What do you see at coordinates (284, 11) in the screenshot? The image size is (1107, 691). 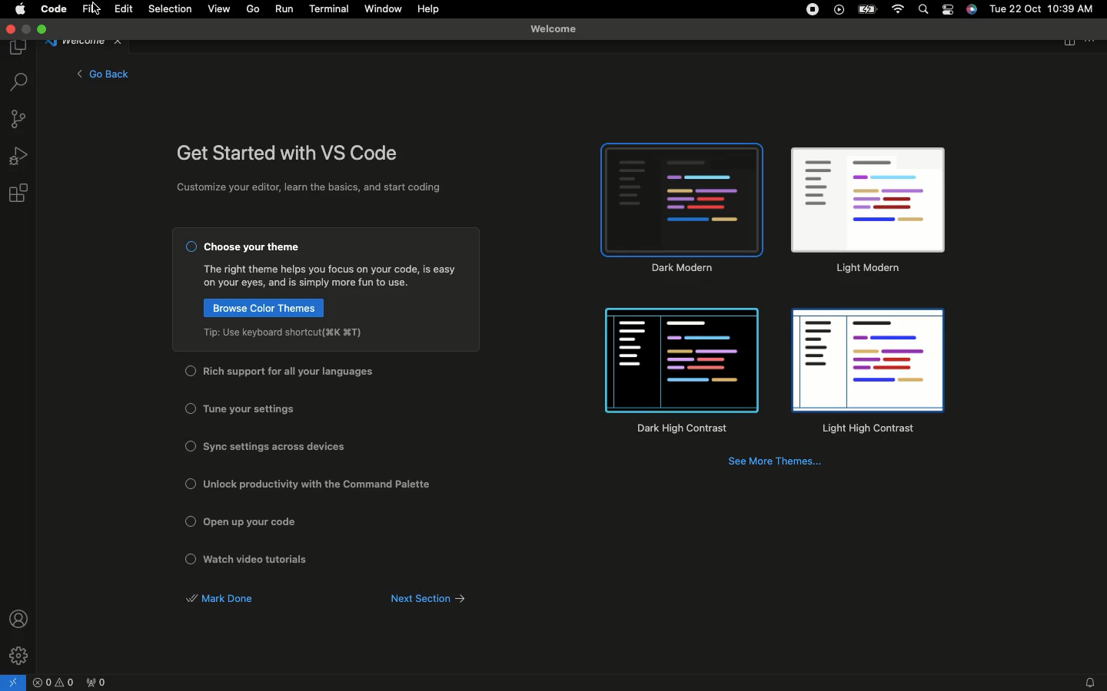 I see `Run` at bounding box center [284, 11].